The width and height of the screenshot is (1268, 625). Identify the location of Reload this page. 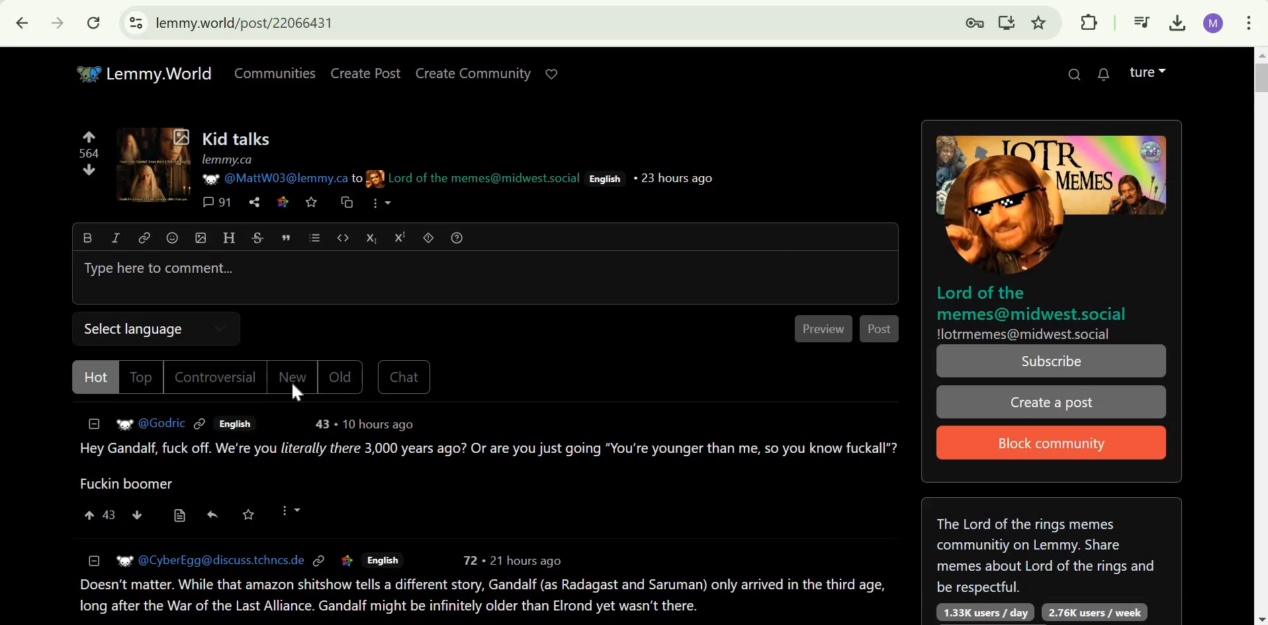
(94, 23).